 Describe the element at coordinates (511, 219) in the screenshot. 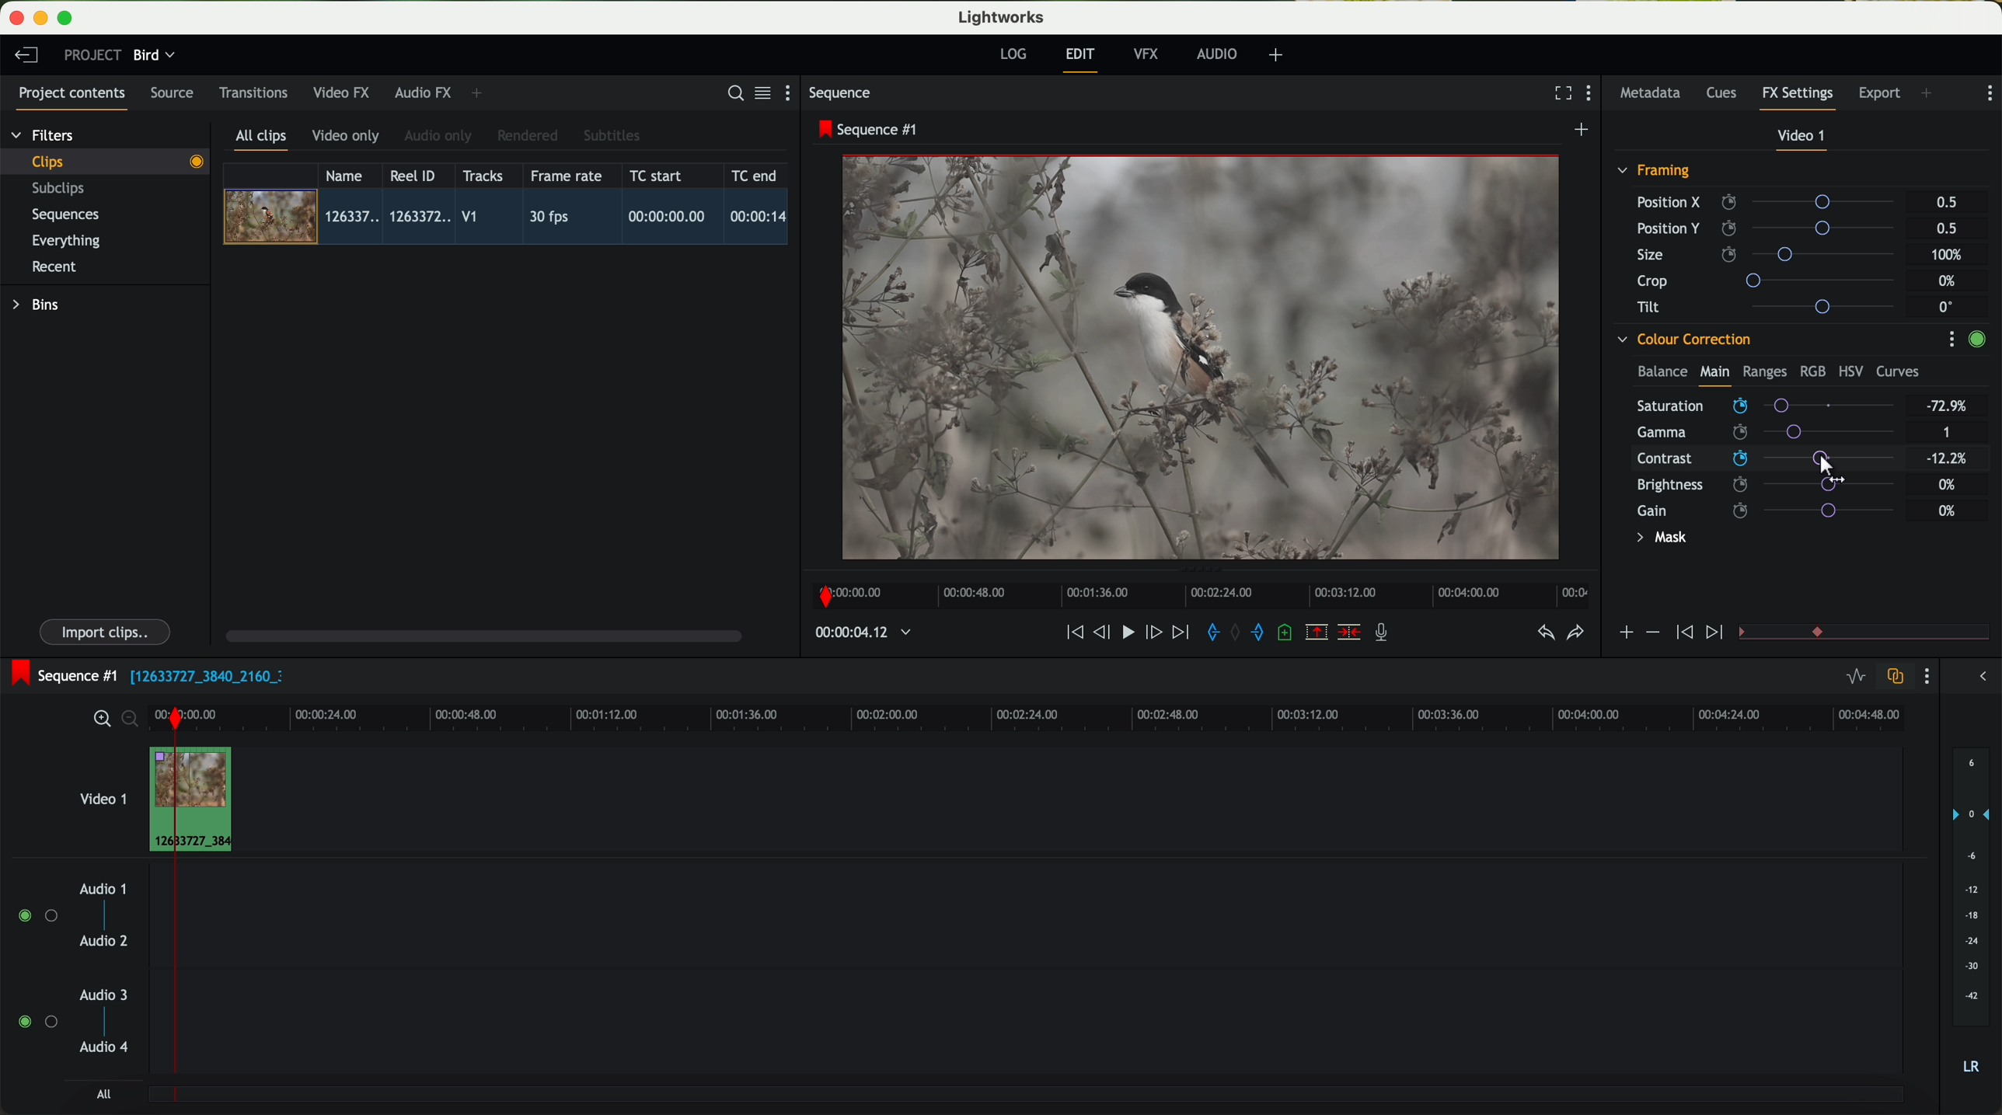

I see `click on video` at that location.